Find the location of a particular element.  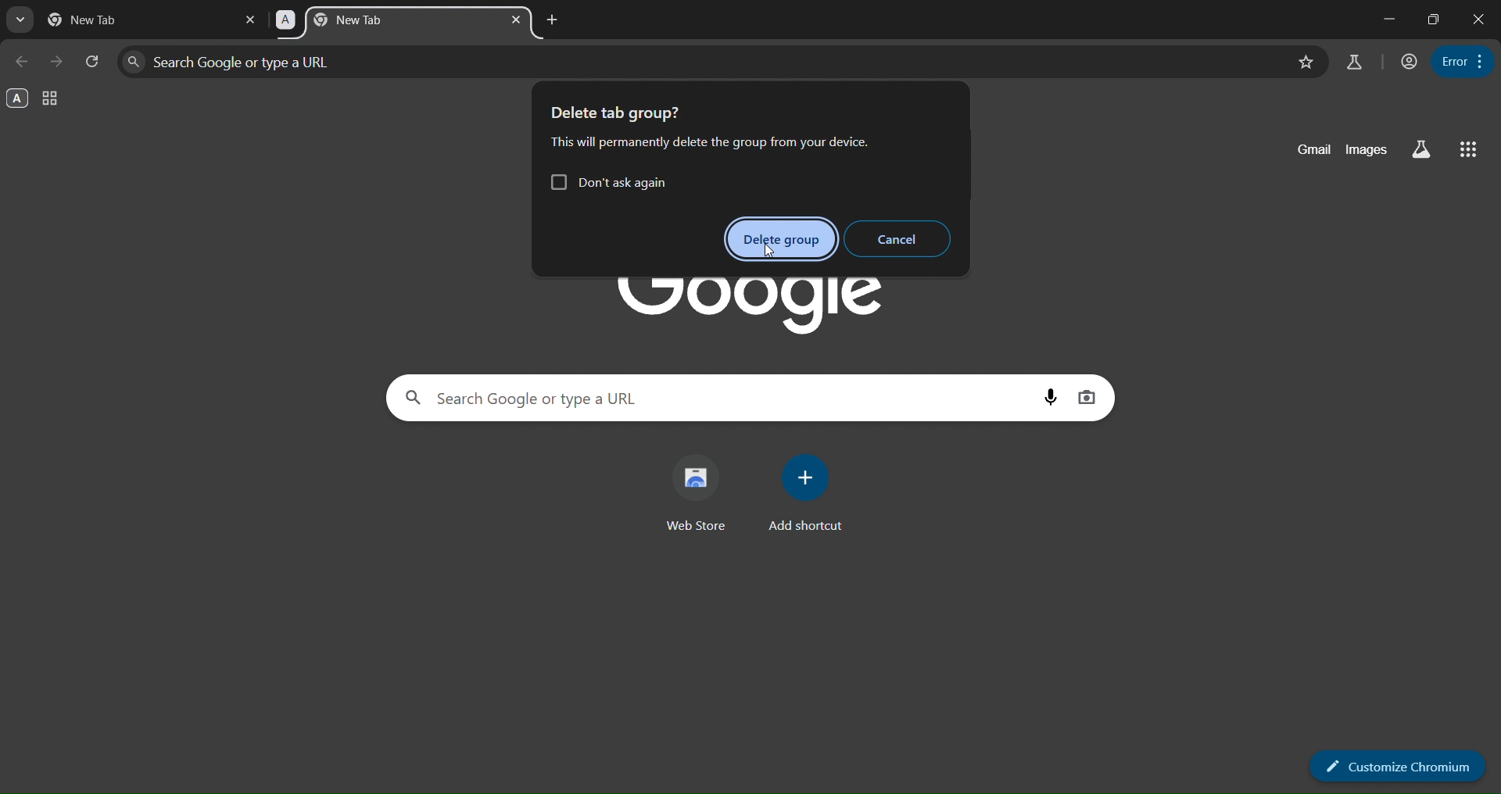

minimize is located at coordinates (1387, 17).